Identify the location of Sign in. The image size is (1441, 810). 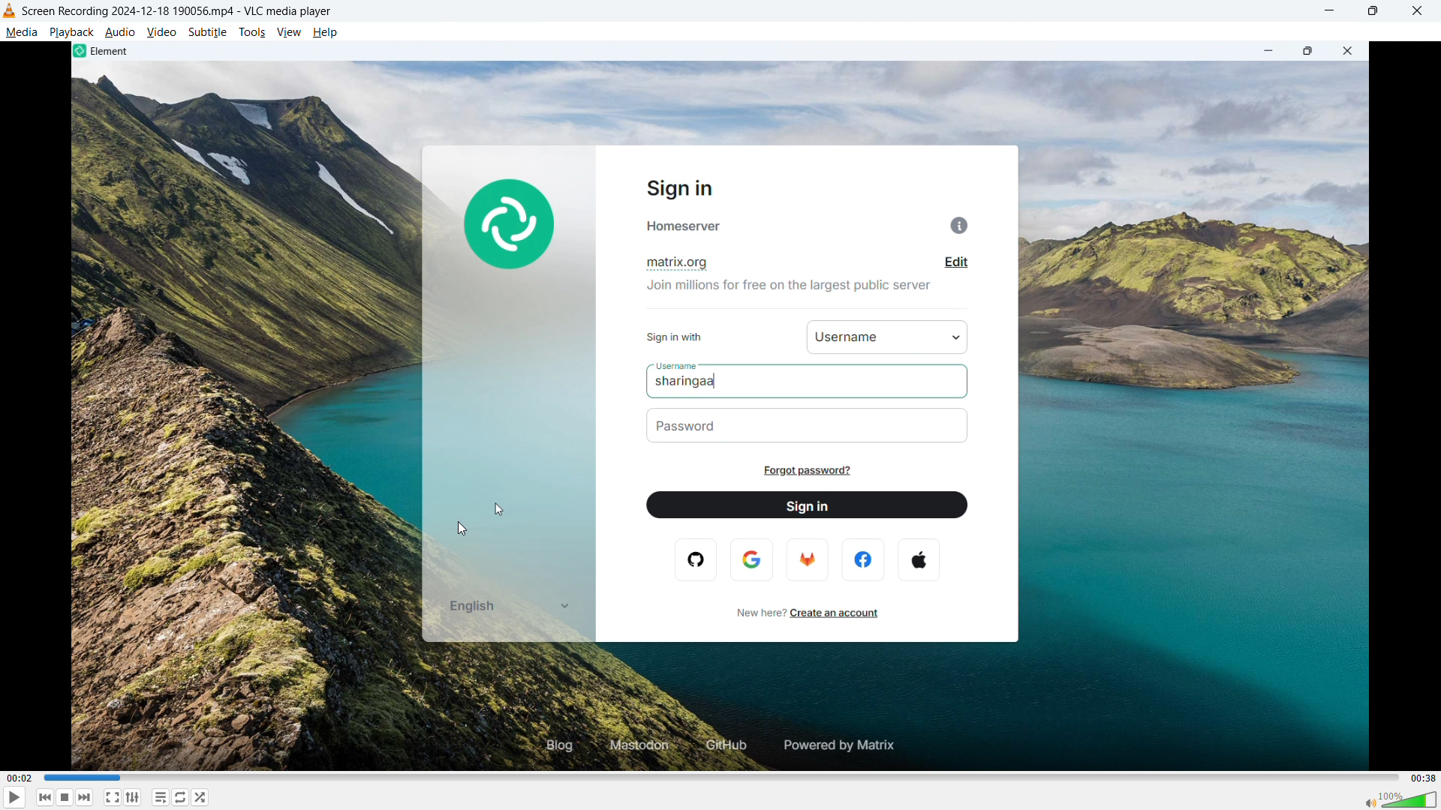
(805, 505).